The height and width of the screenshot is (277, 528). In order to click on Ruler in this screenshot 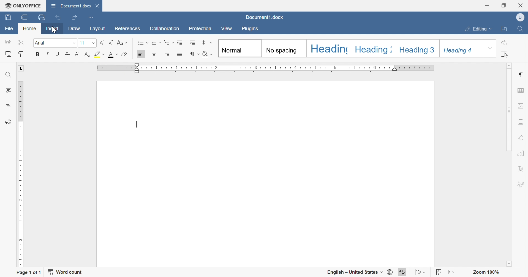, I will do `click(266, 67)`.